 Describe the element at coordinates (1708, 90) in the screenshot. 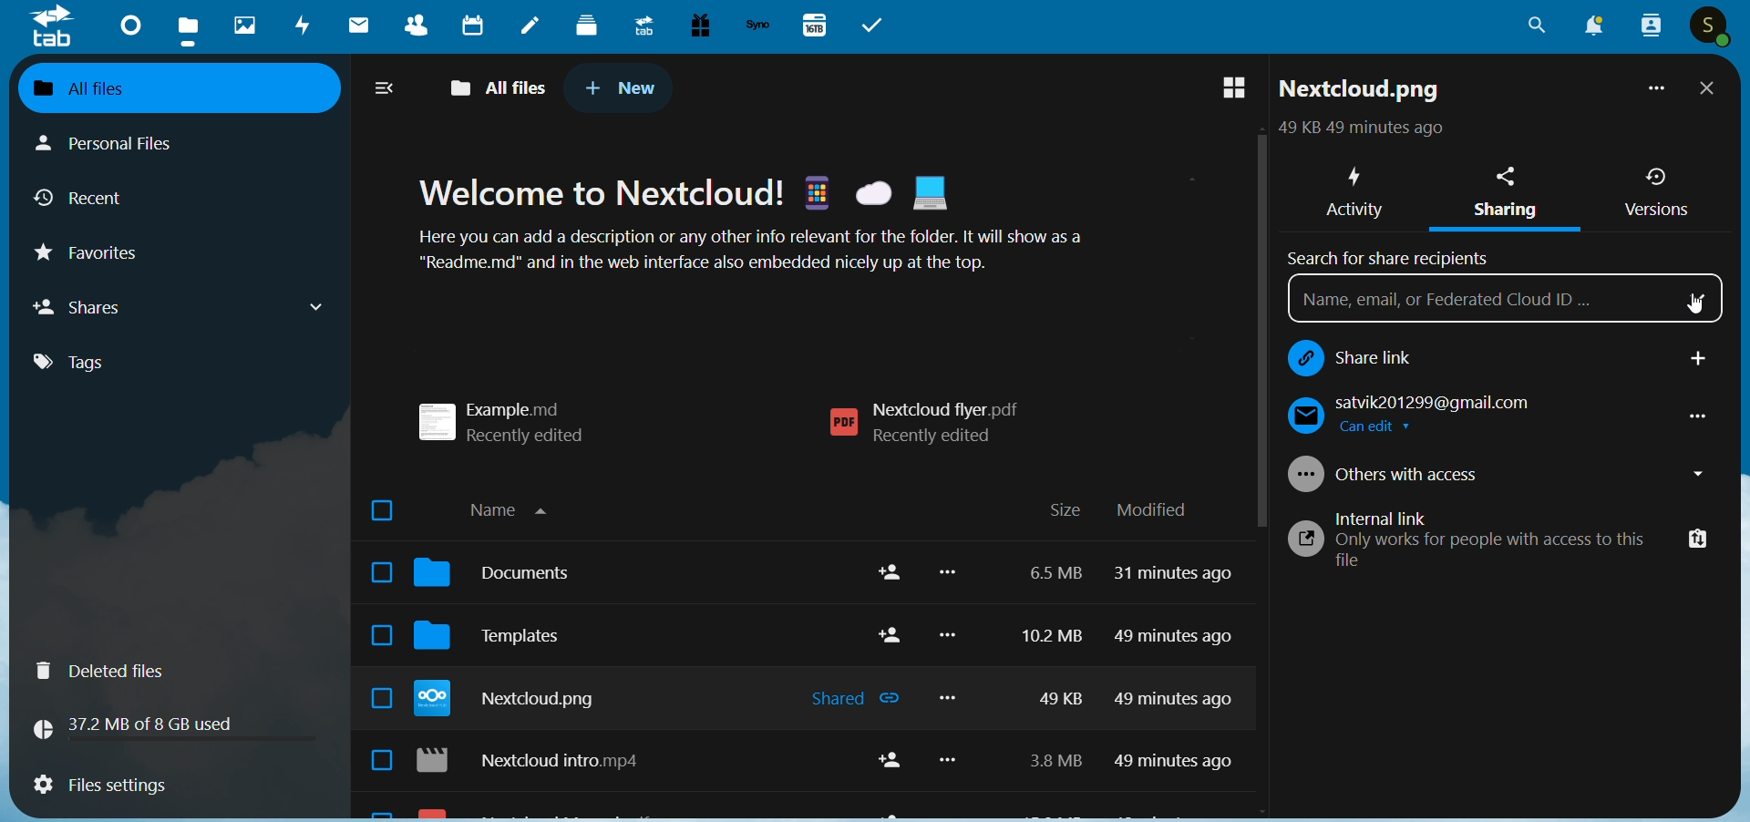

I see `close pane` at that location.